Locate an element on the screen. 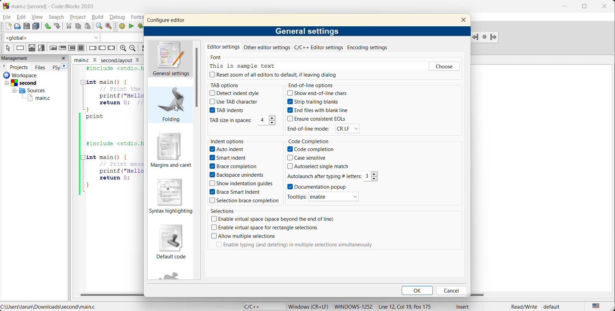 The width and height of the screenshot is (615, 311). counting loop is located at coordinates (72, 48).